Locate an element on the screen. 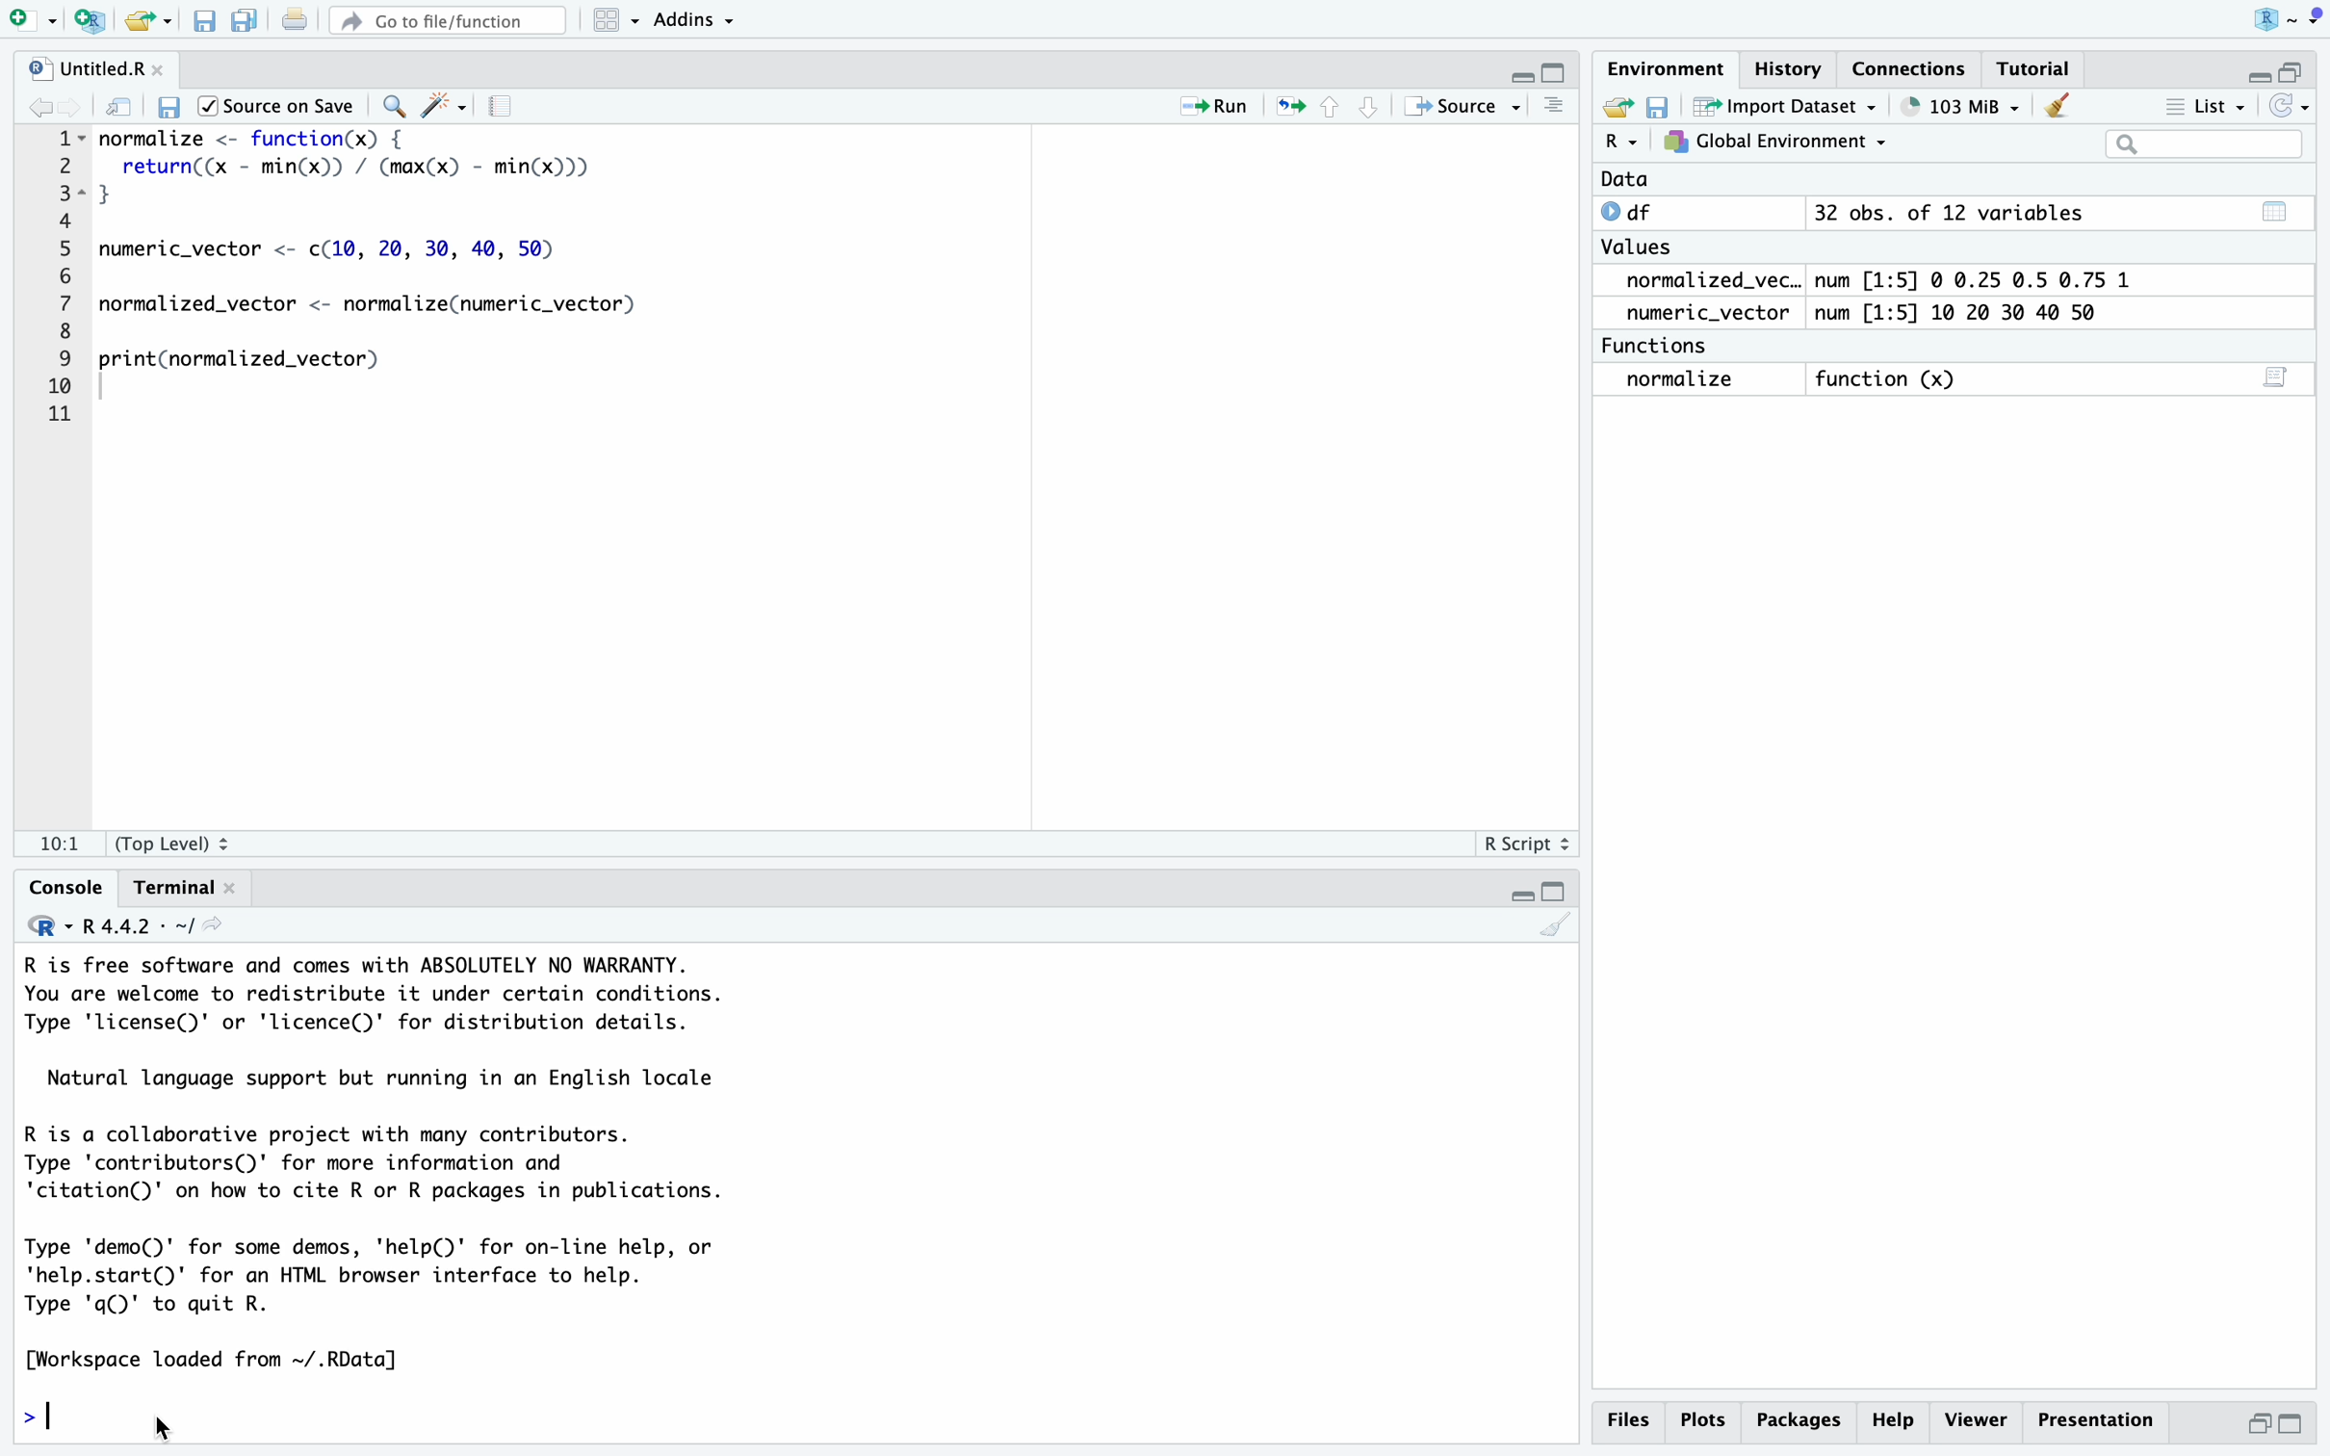 This screenshot has height=1456, width=2330. List is located at coordinates (2208, 106).